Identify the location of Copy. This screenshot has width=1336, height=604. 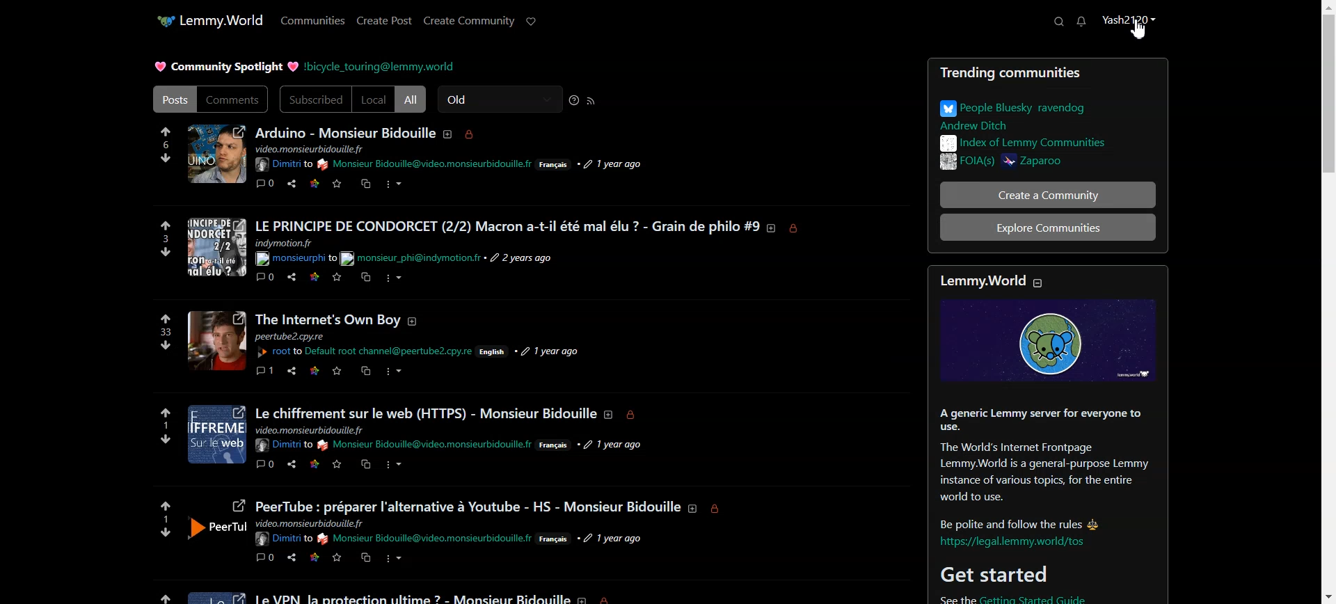
(366, 184).